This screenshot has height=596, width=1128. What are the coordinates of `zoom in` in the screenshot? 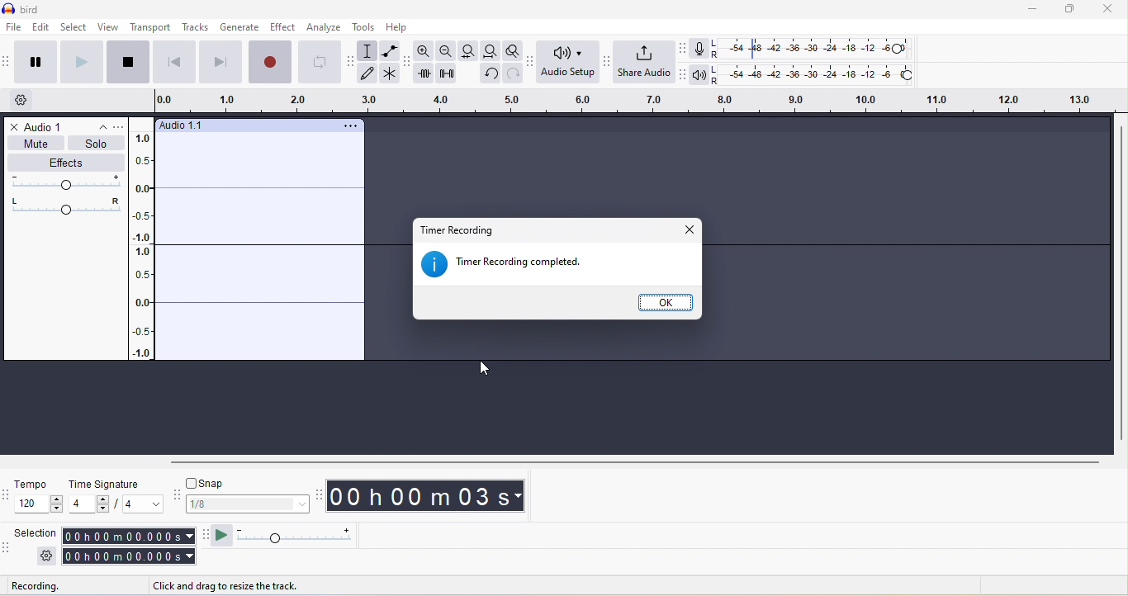 It's located at (427, 50).